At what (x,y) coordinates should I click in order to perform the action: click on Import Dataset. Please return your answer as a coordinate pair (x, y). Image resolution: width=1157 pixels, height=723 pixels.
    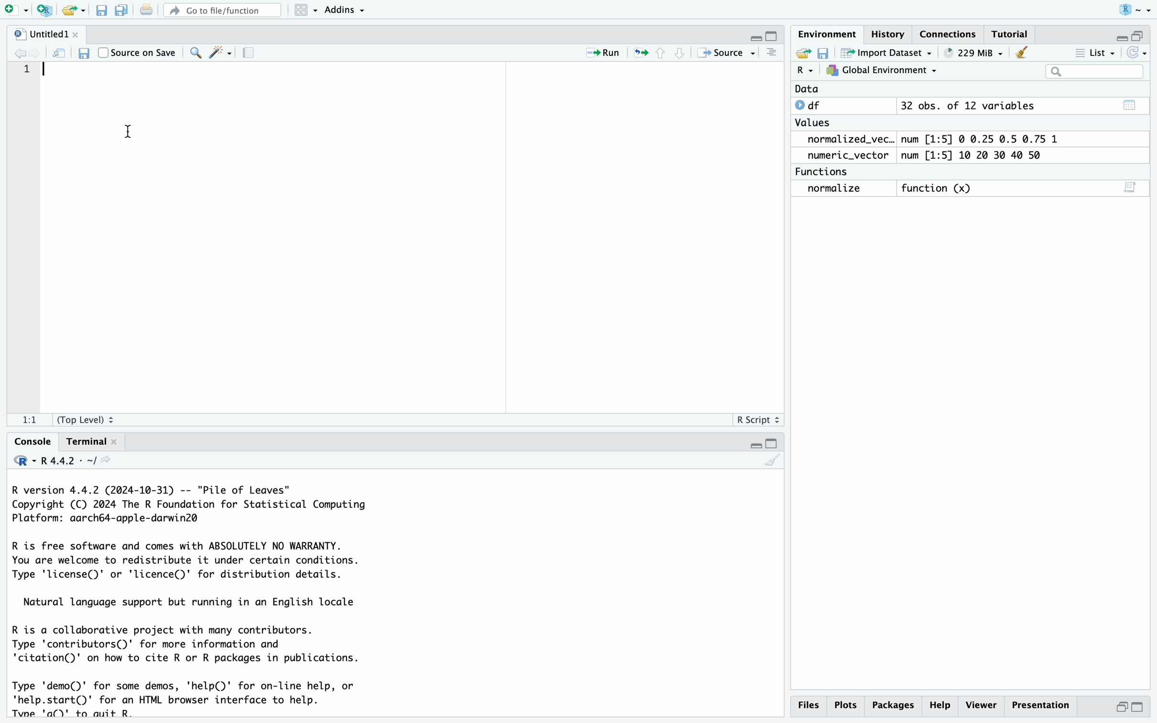
    Looking at the image, I should click on (888, 53).